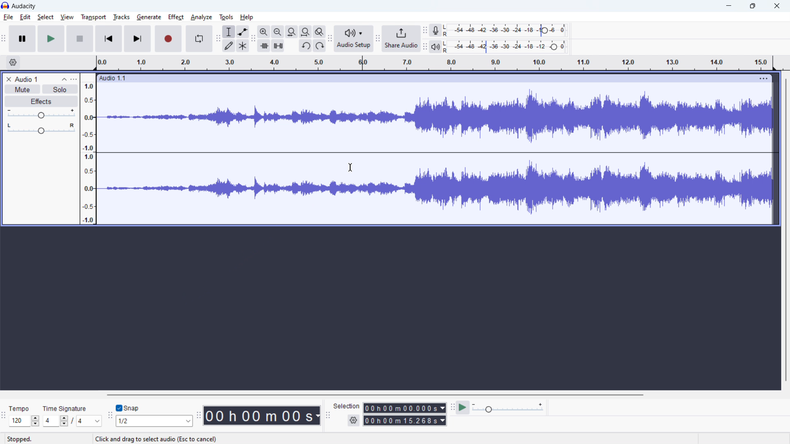 The width and height of the screenshot is (790, 444). I want to click on redo, so click(319, 46).